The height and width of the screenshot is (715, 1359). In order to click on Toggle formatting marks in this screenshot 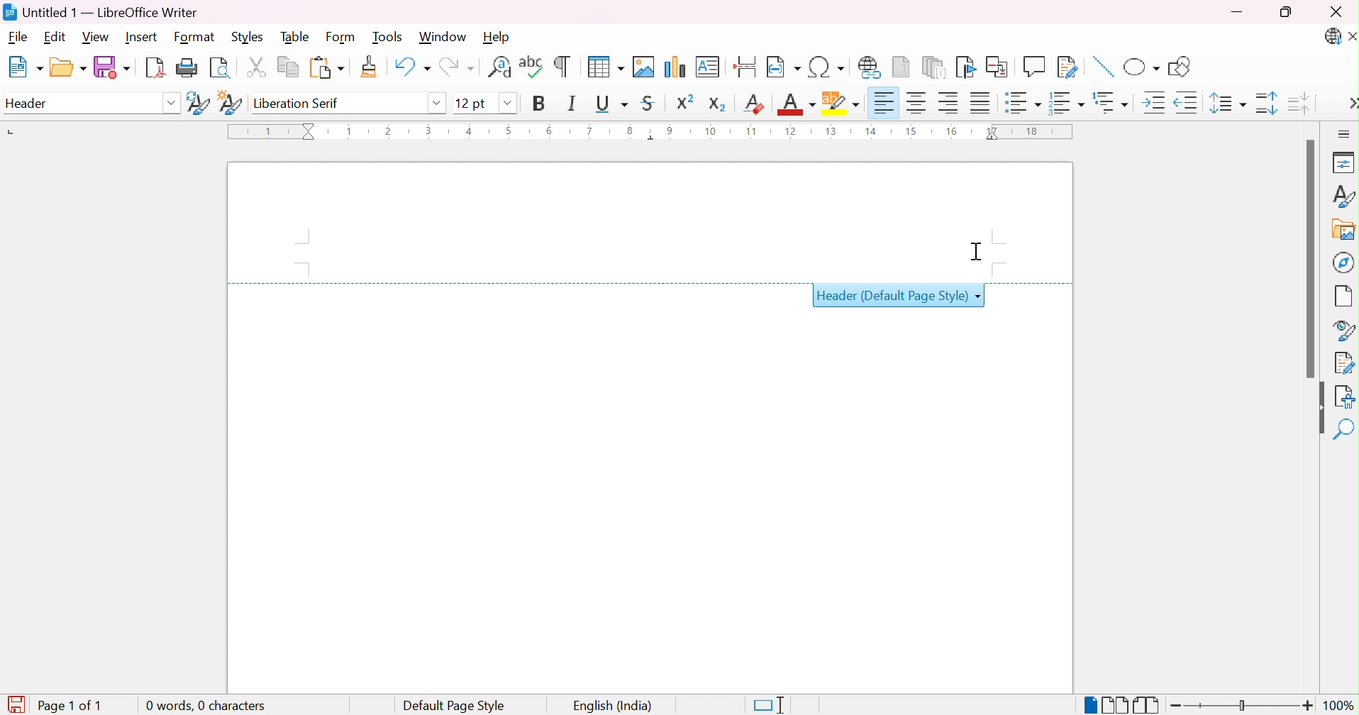, I will do `click(562, 66)`.